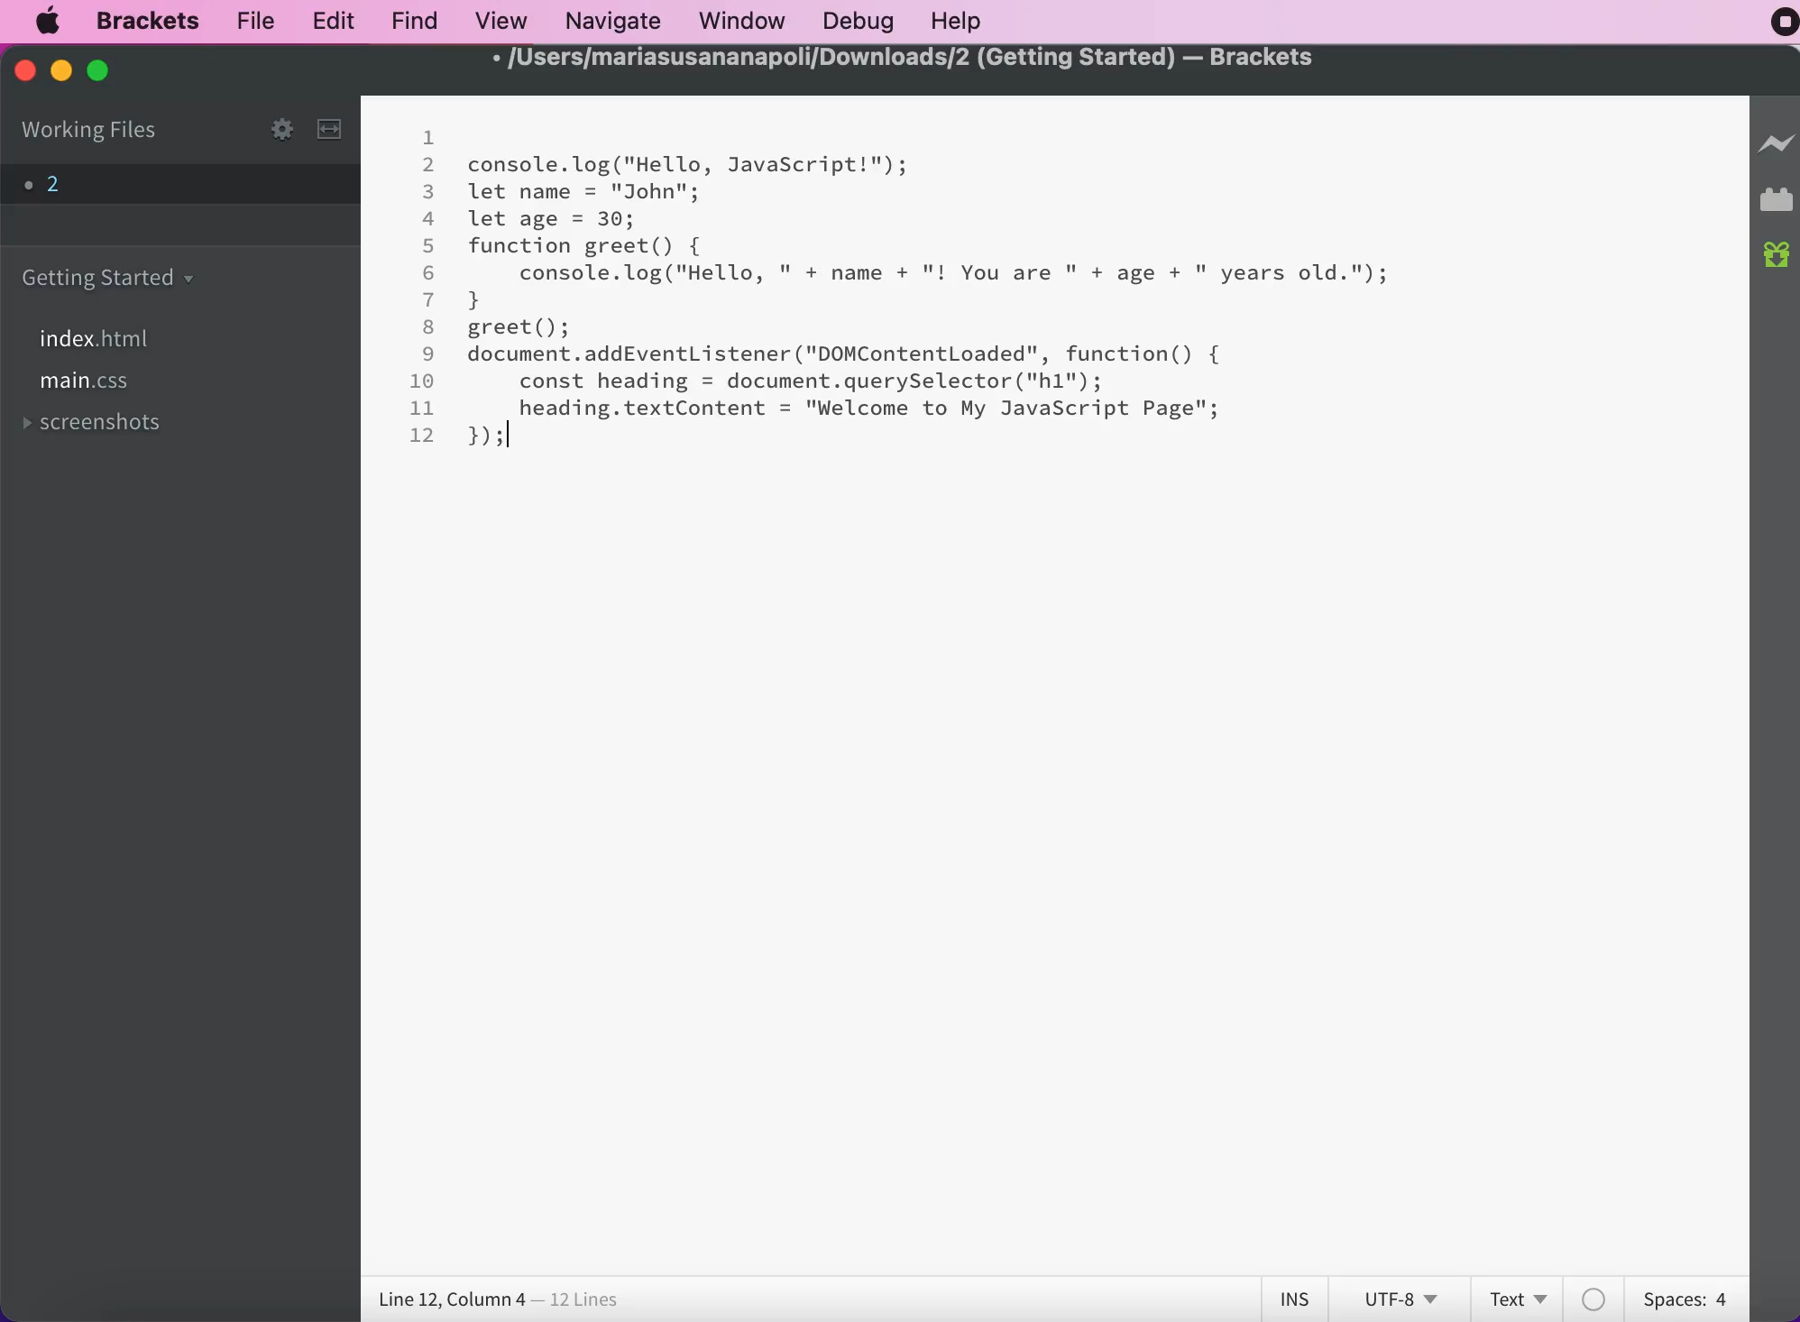  Describe the element at coordinates (107, 133) in the screenshot. I see `working files` at that location.